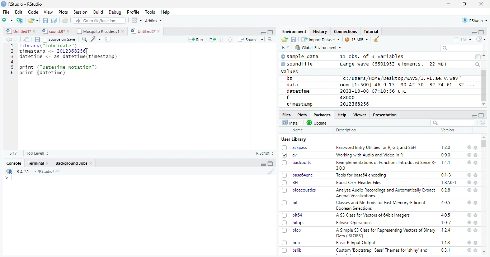 Image resolution: width=490 pixels, height=257 pixels. I want to click on Global Environment, so click(319, 47).